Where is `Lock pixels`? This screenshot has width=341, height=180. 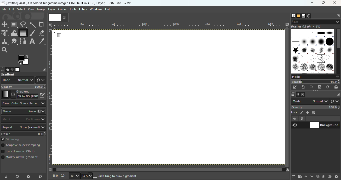
Lock pixels is located at coordinates (297, 112).